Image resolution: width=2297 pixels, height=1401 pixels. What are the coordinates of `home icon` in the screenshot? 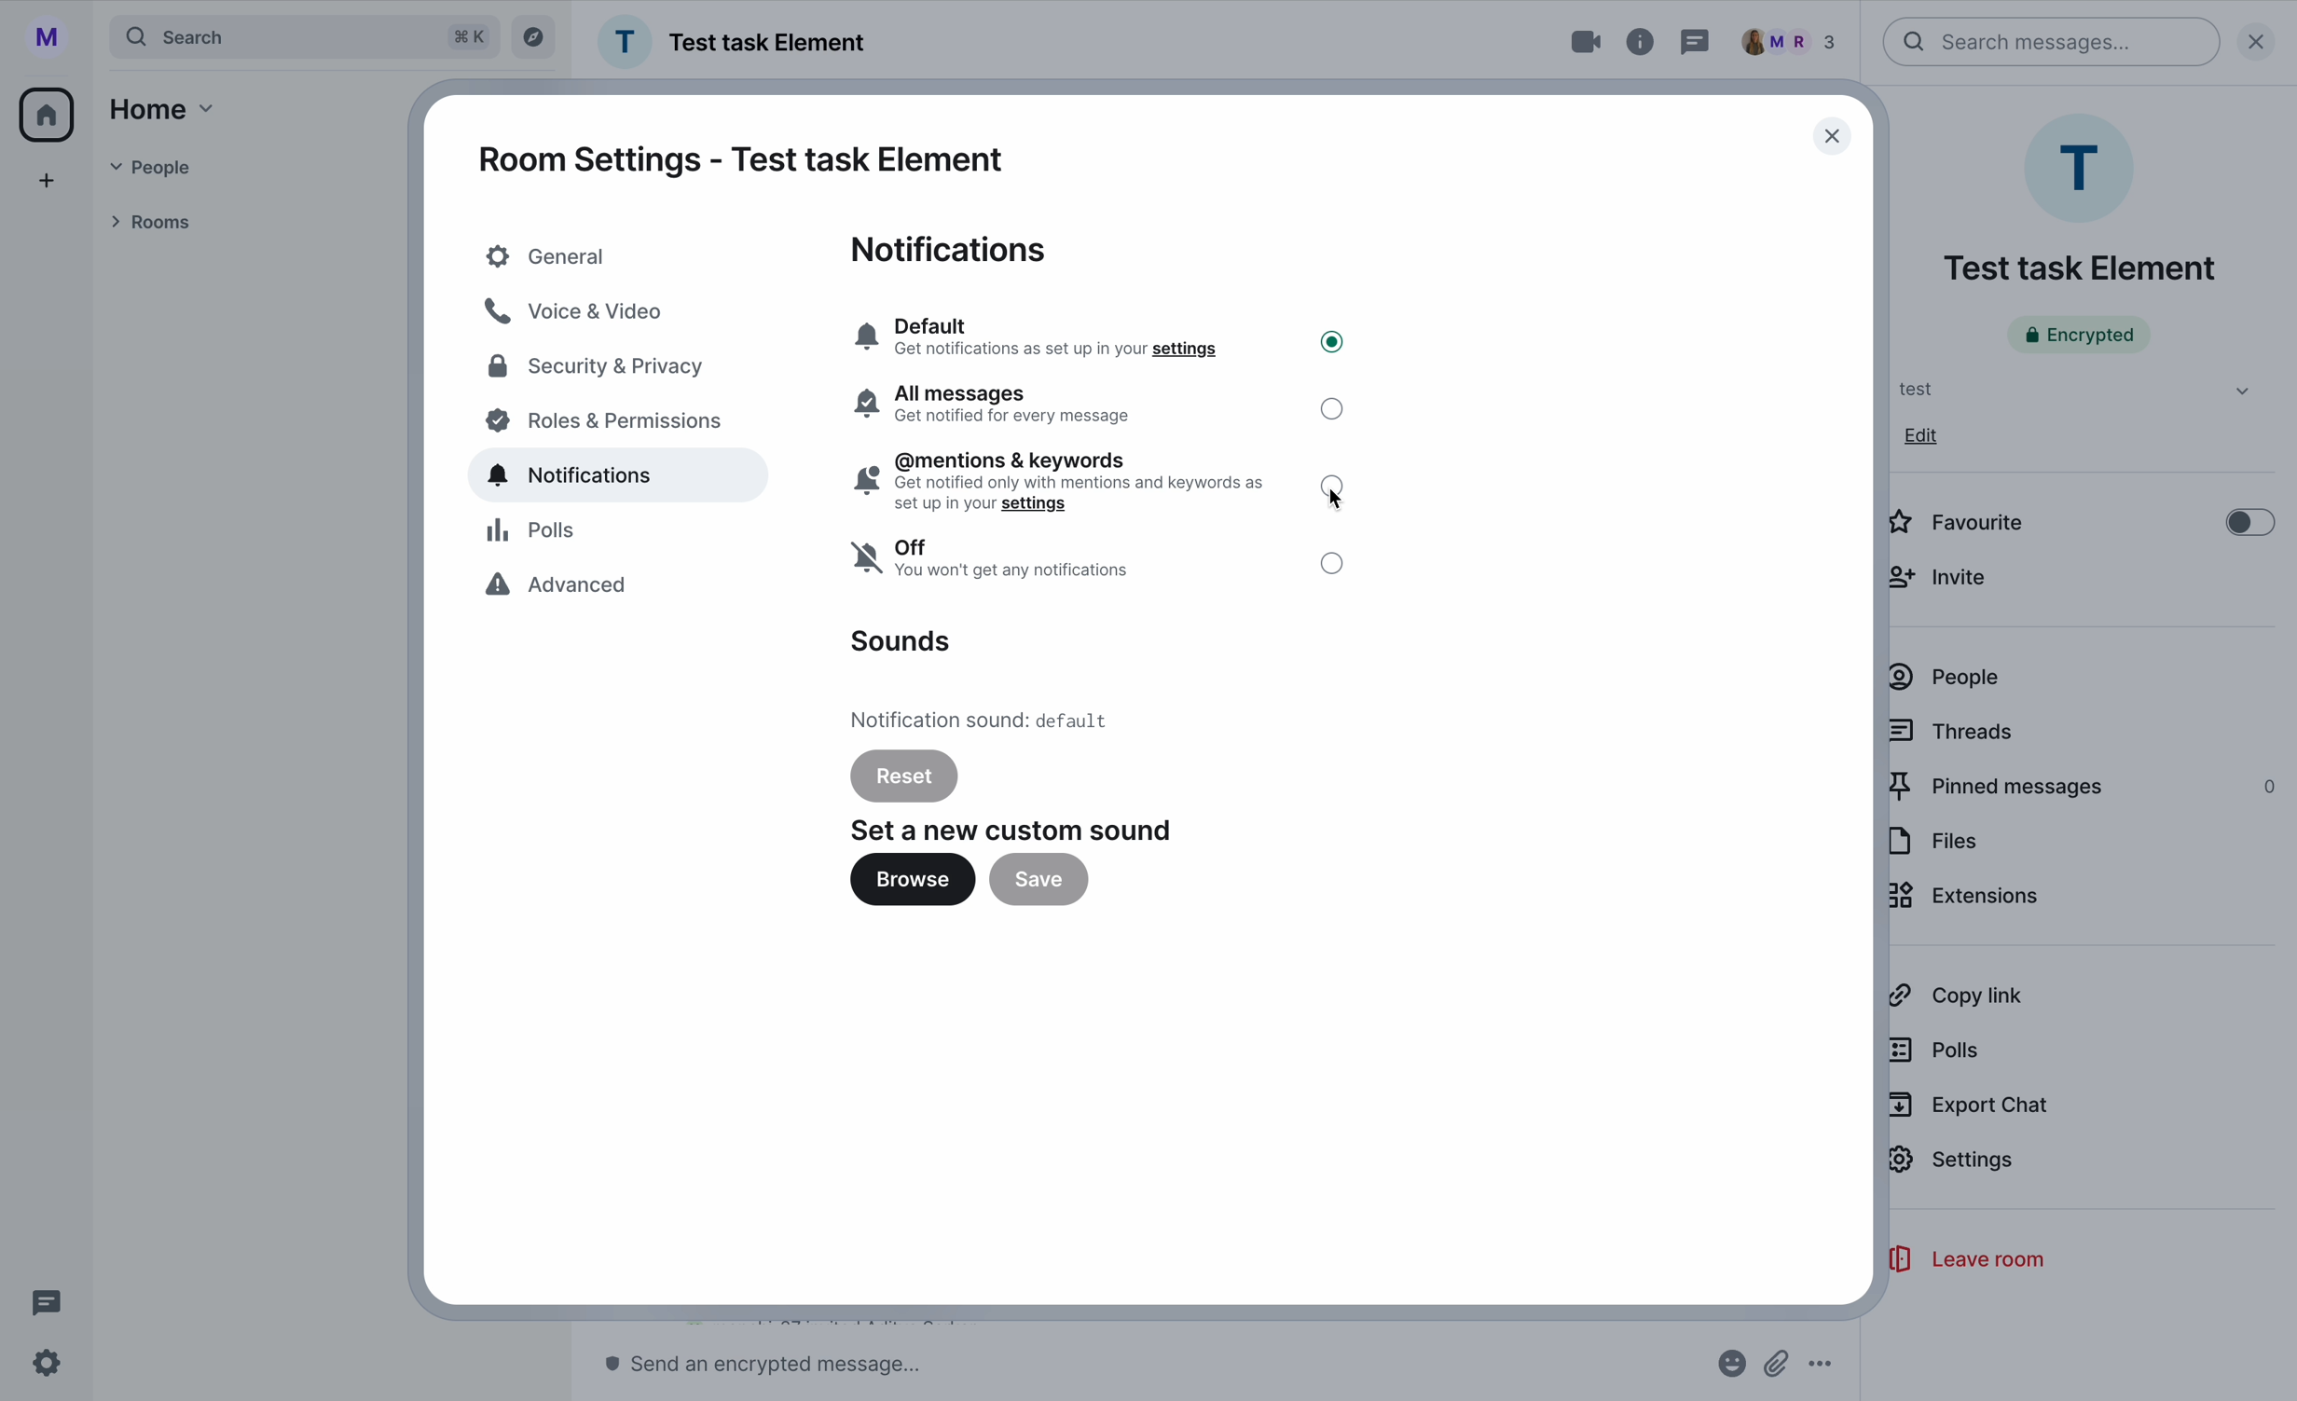 It's located at (50, 112).